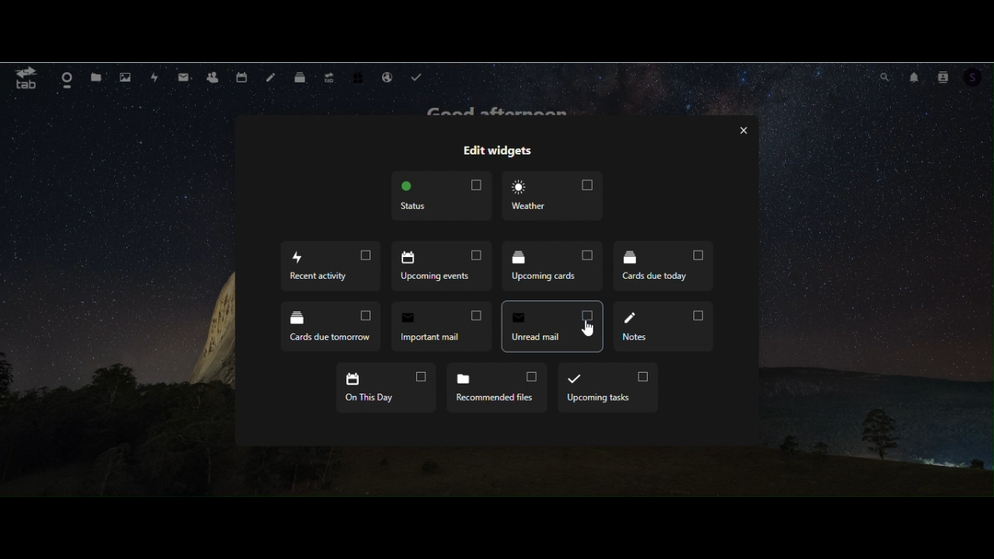 This screenshot has width=994, height=559. Describe the element at coordinates (360, 75) in the screenshot. I see `free trail` at that location.